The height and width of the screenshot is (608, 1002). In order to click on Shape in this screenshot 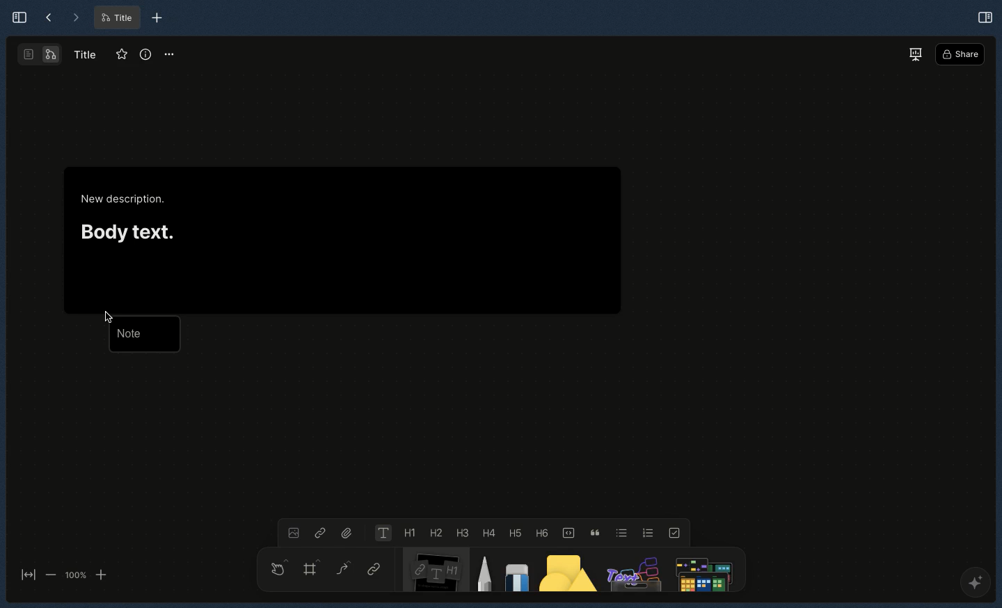, I will do `click(568, 573)`.